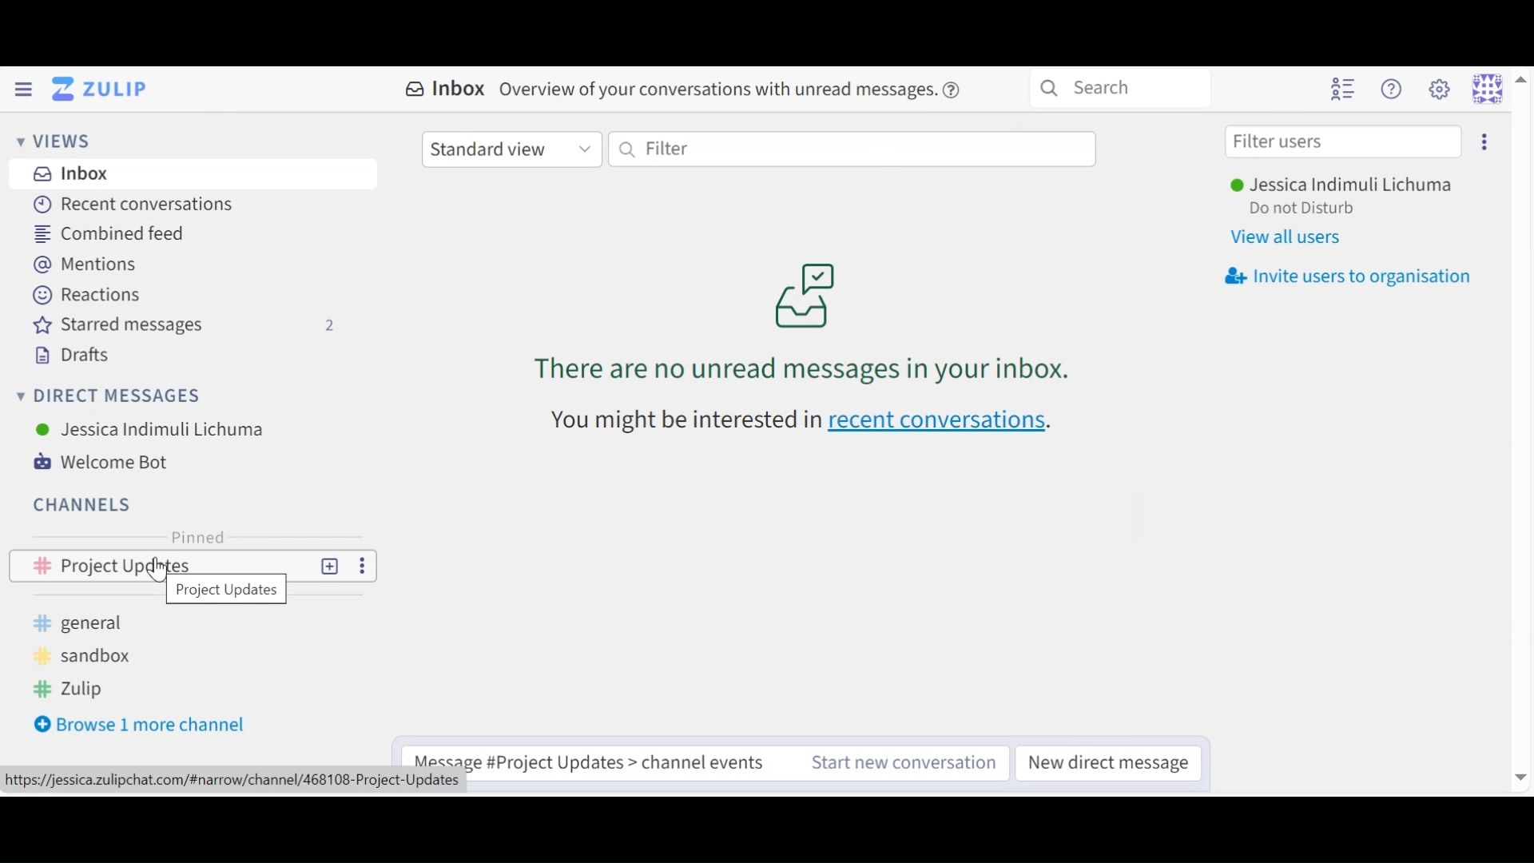 Image resolution: width=1534 pixels, height=863 pixels. Describe the element at coordinates (1487, 89) in the screenshot. I see `Personal menu` at that location.